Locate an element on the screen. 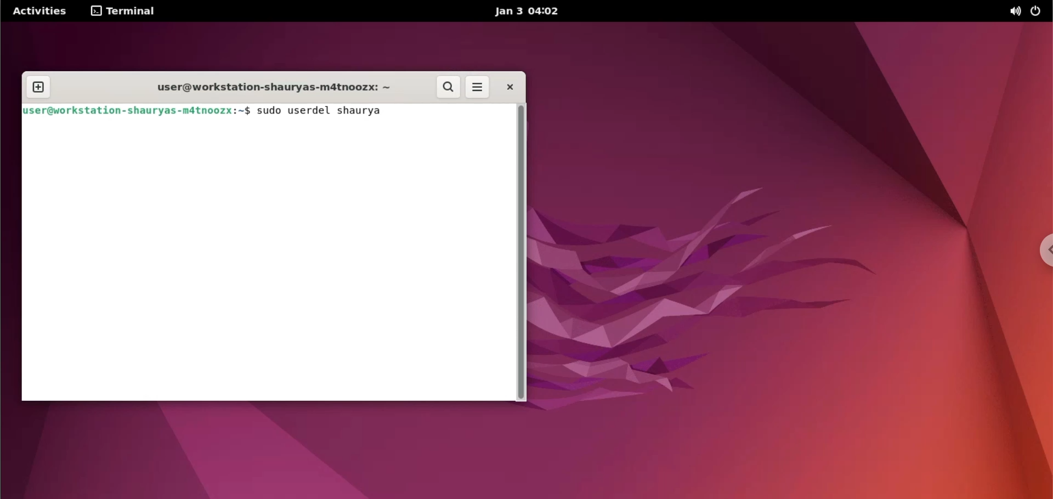  Activities is located at coordinates (38, 12).